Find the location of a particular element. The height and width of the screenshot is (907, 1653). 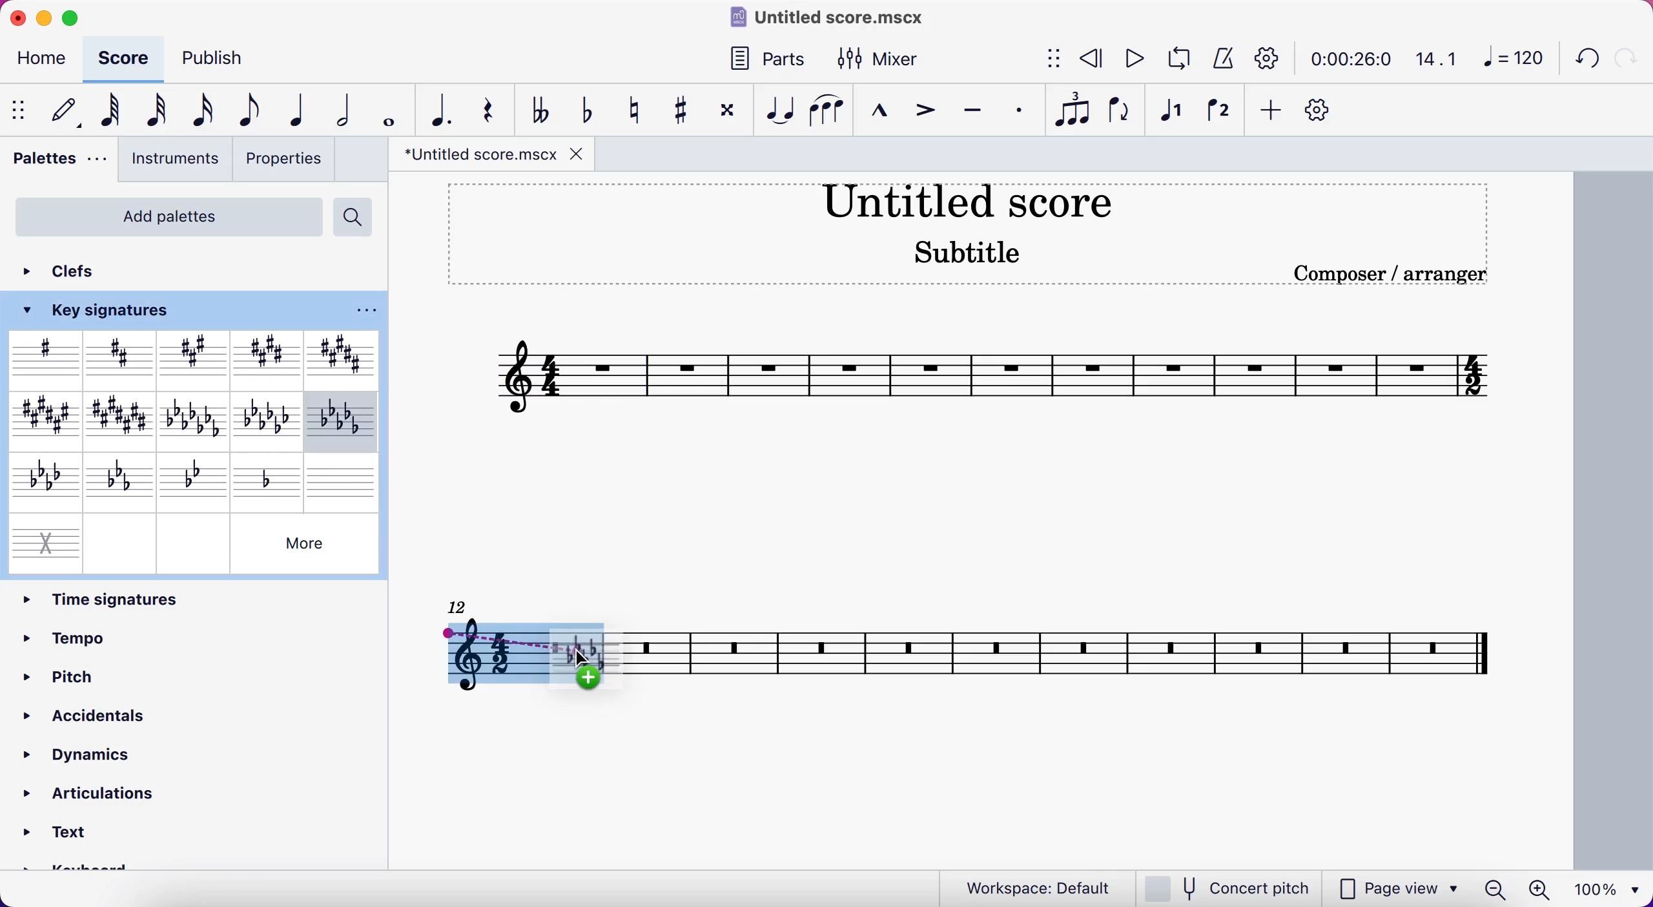

C major is located at coordinates (122, 419).